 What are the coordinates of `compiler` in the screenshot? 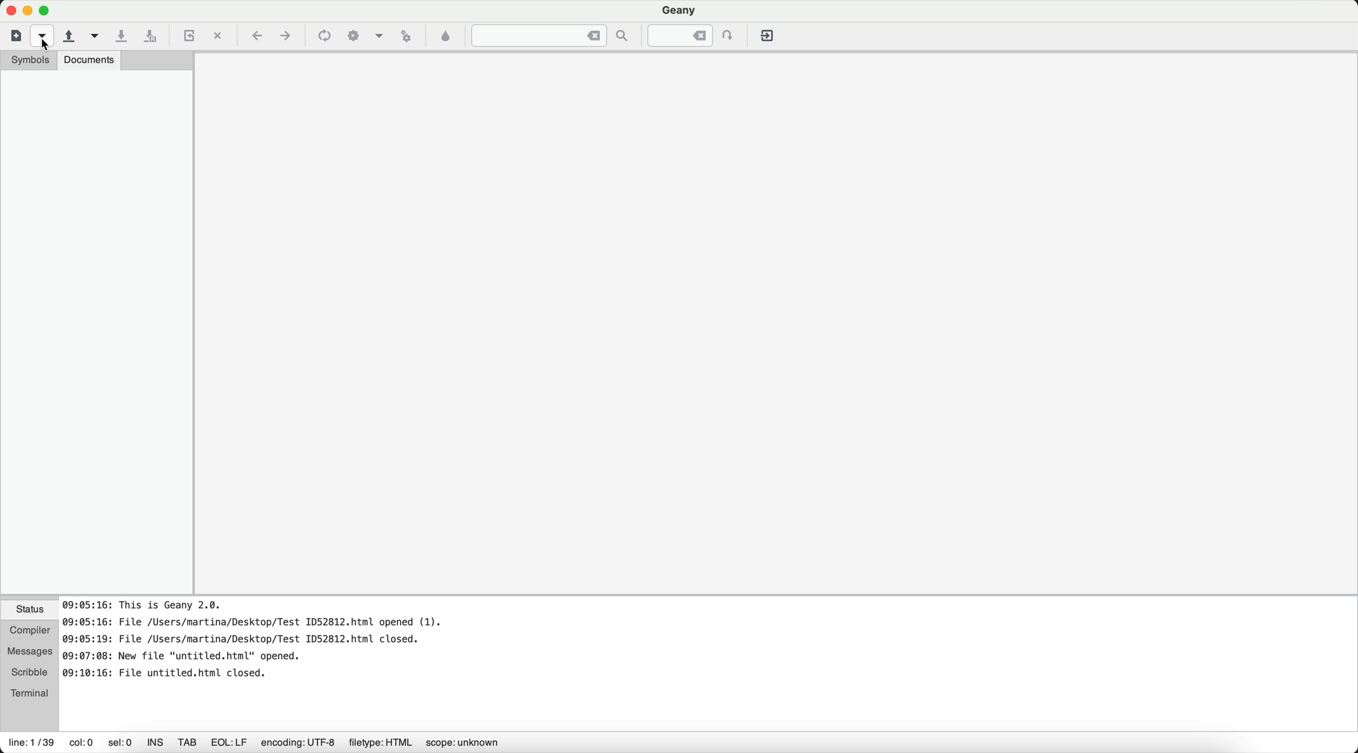 It's located at (28, 631).